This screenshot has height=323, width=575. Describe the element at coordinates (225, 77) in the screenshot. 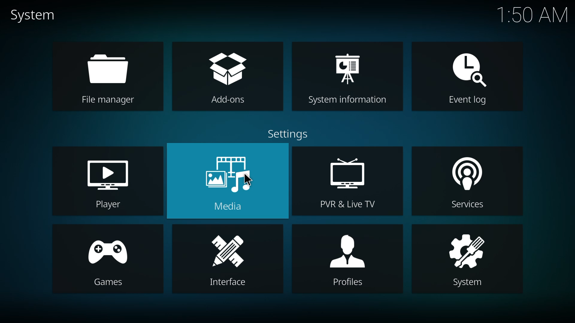

I see `add-ons` at that location.